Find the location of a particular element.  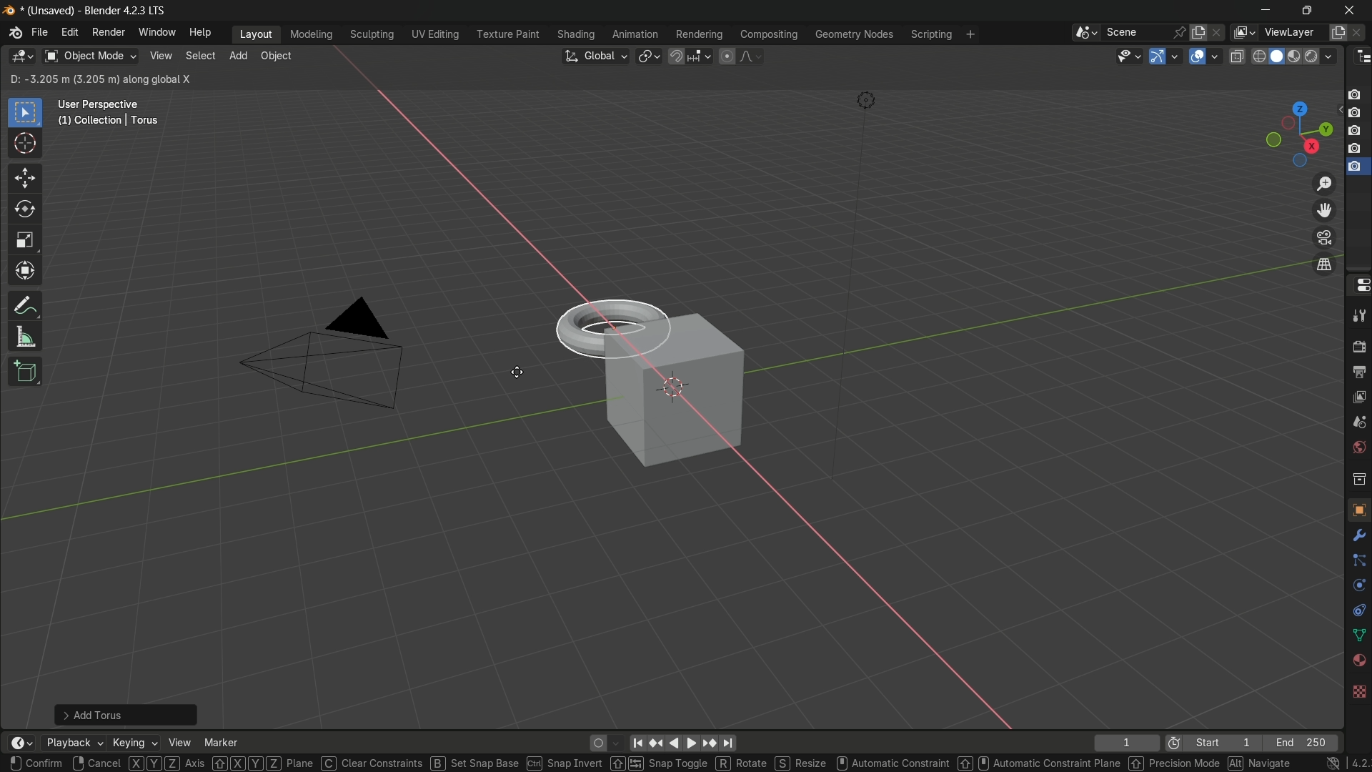

cancel is located at coordinates (96, 763).